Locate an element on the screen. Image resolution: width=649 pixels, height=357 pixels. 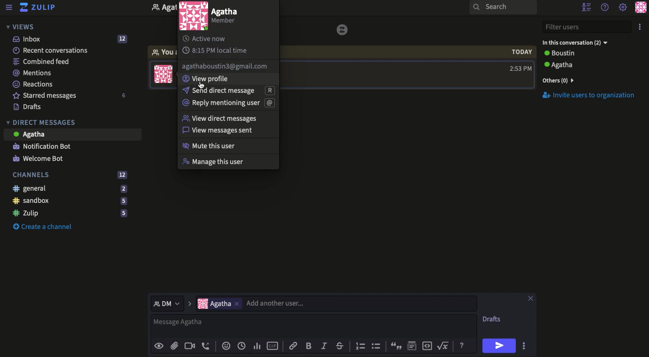
users and status is located at coordinates (576, 65).